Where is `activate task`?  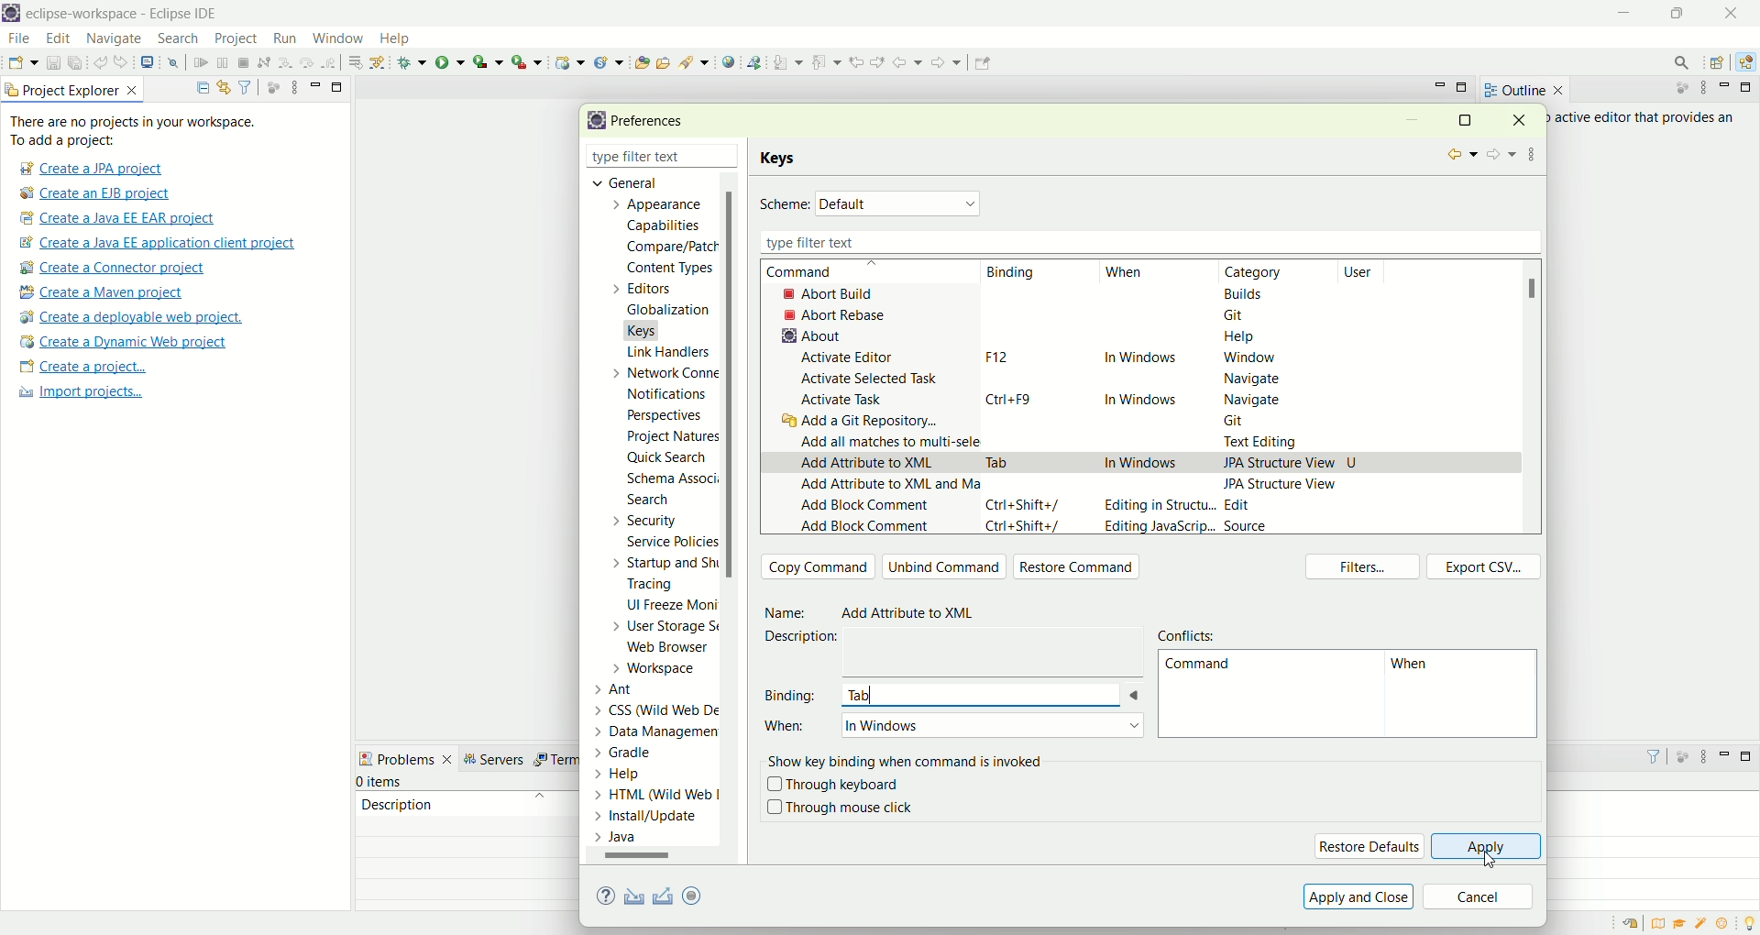 activate task is located at coordinates (843, 401).